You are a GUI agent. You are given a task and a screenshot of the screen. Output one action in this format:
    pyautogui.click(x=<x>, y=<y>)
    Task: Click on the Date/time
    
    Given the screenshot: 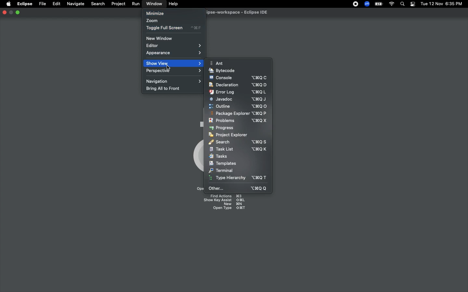 What is the action you would take?
    pyautogui.click(x=442, y=4)
    